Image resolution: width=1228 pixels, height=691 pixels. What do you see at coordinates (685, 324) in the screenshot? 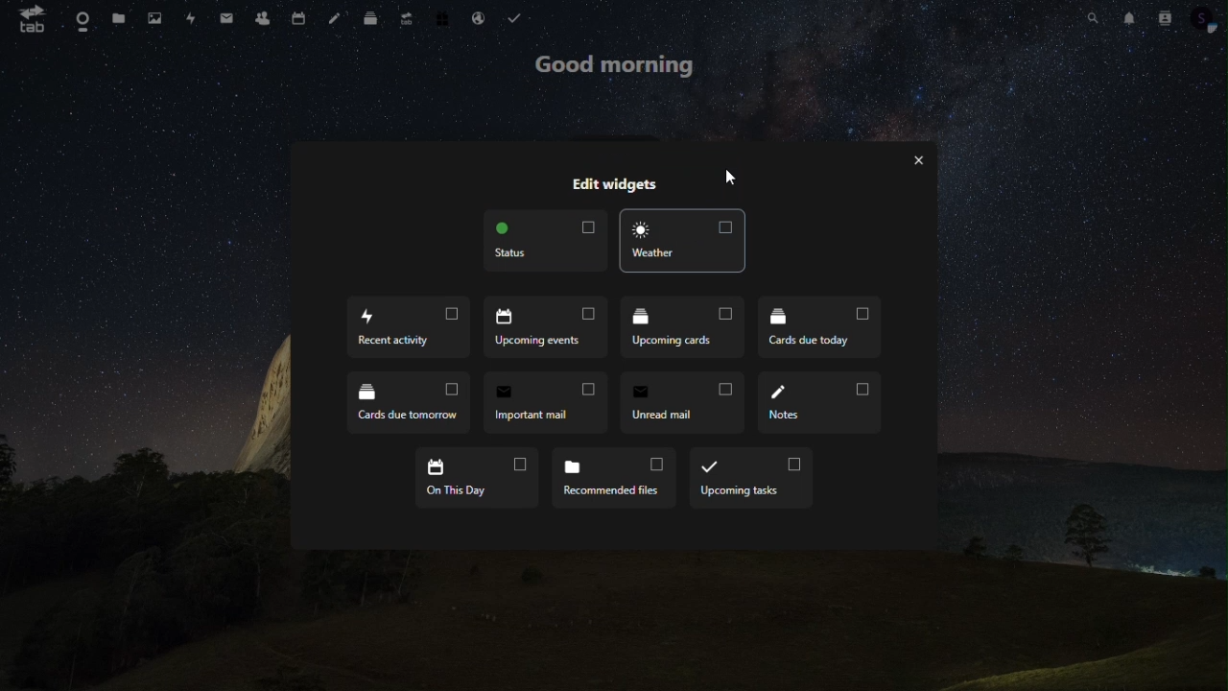
I see `upcoming cards` at bounding box center [685, 324].